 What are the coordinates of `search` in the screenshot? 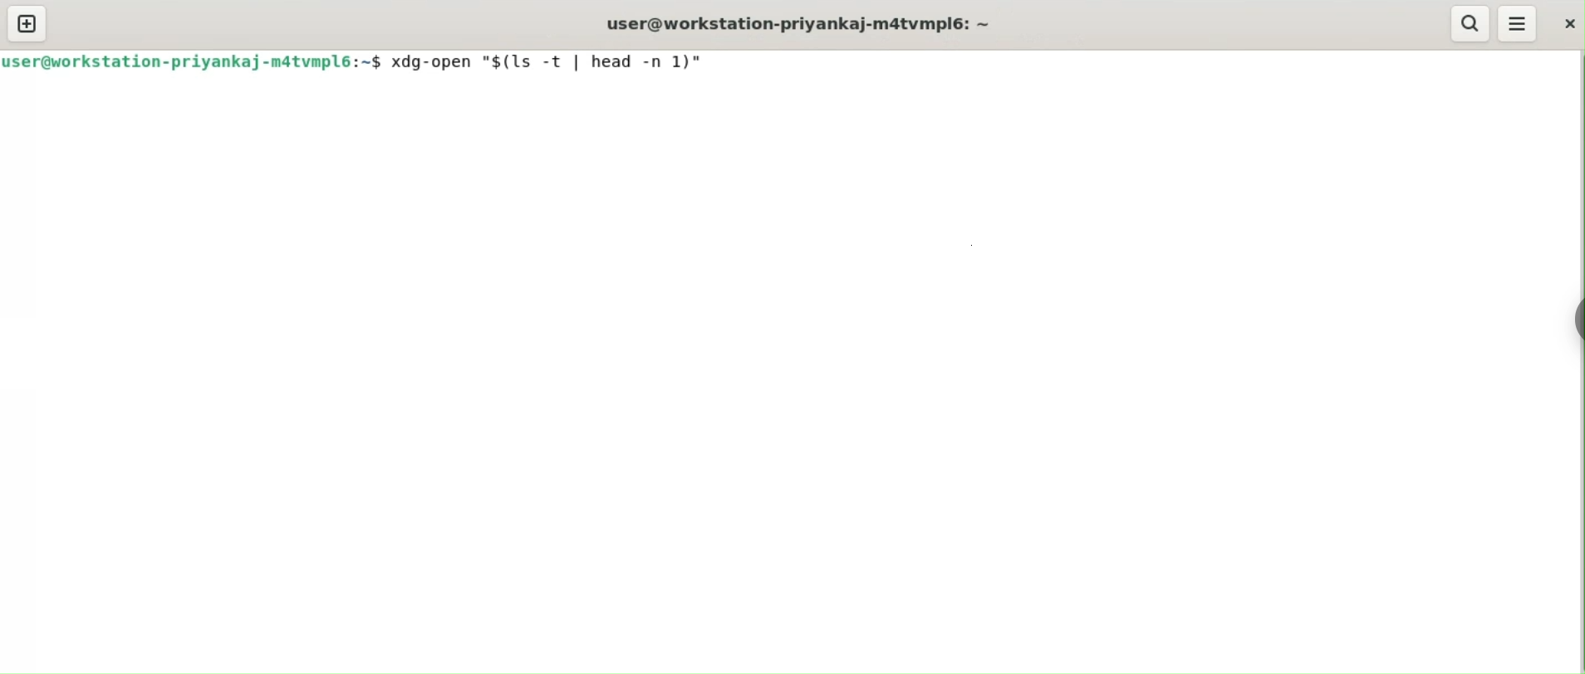 It's located at (1469, 23).